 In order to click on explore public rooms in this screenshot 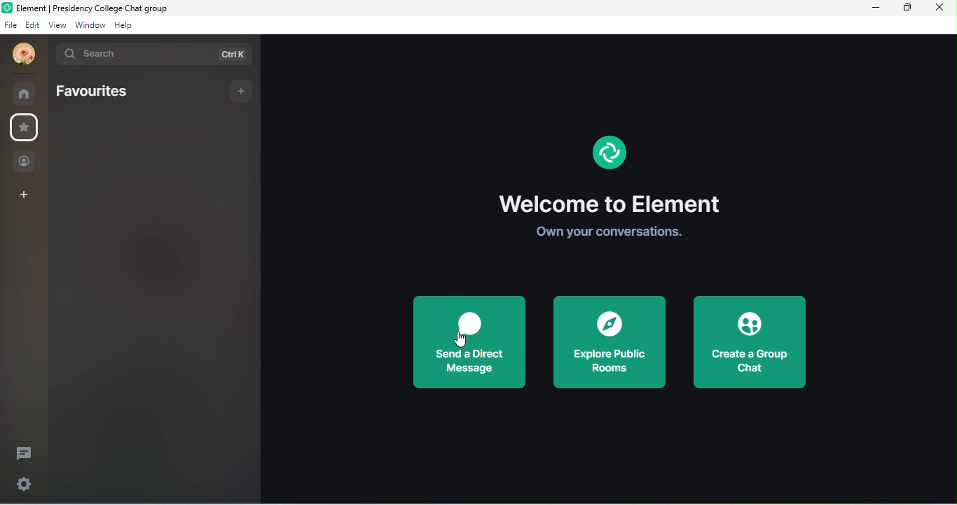, I will do `click(610, 343)`.